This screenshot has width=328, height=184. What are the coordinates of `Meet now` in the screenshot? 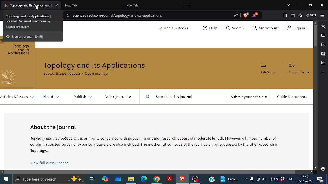 It's located at (258, 179).